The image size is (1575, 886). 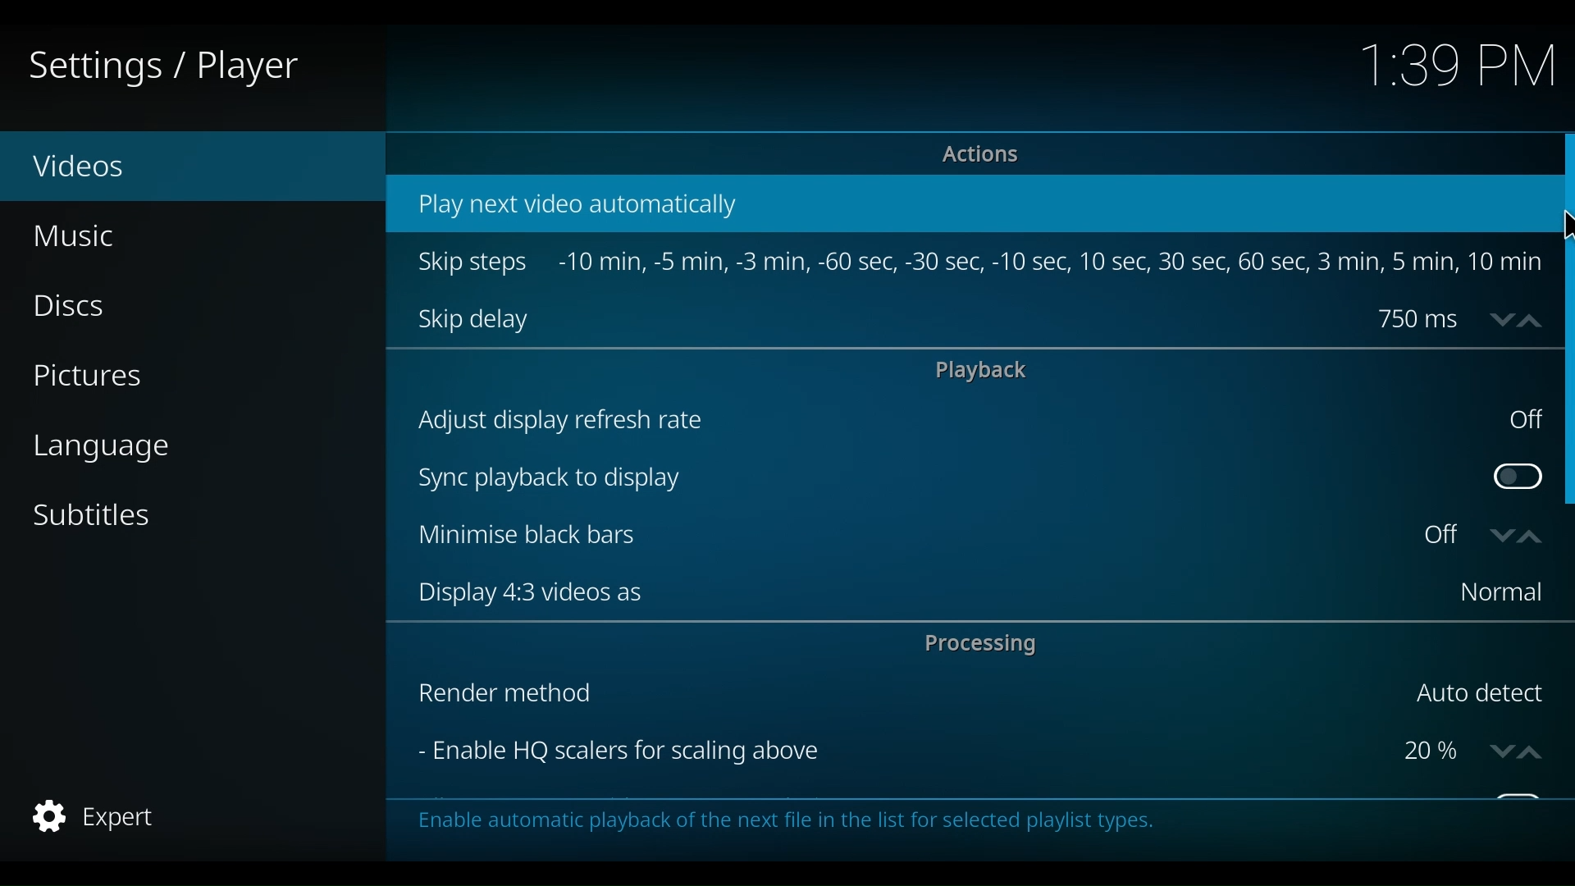 I want to click on down, so click(x=1500, y=534).